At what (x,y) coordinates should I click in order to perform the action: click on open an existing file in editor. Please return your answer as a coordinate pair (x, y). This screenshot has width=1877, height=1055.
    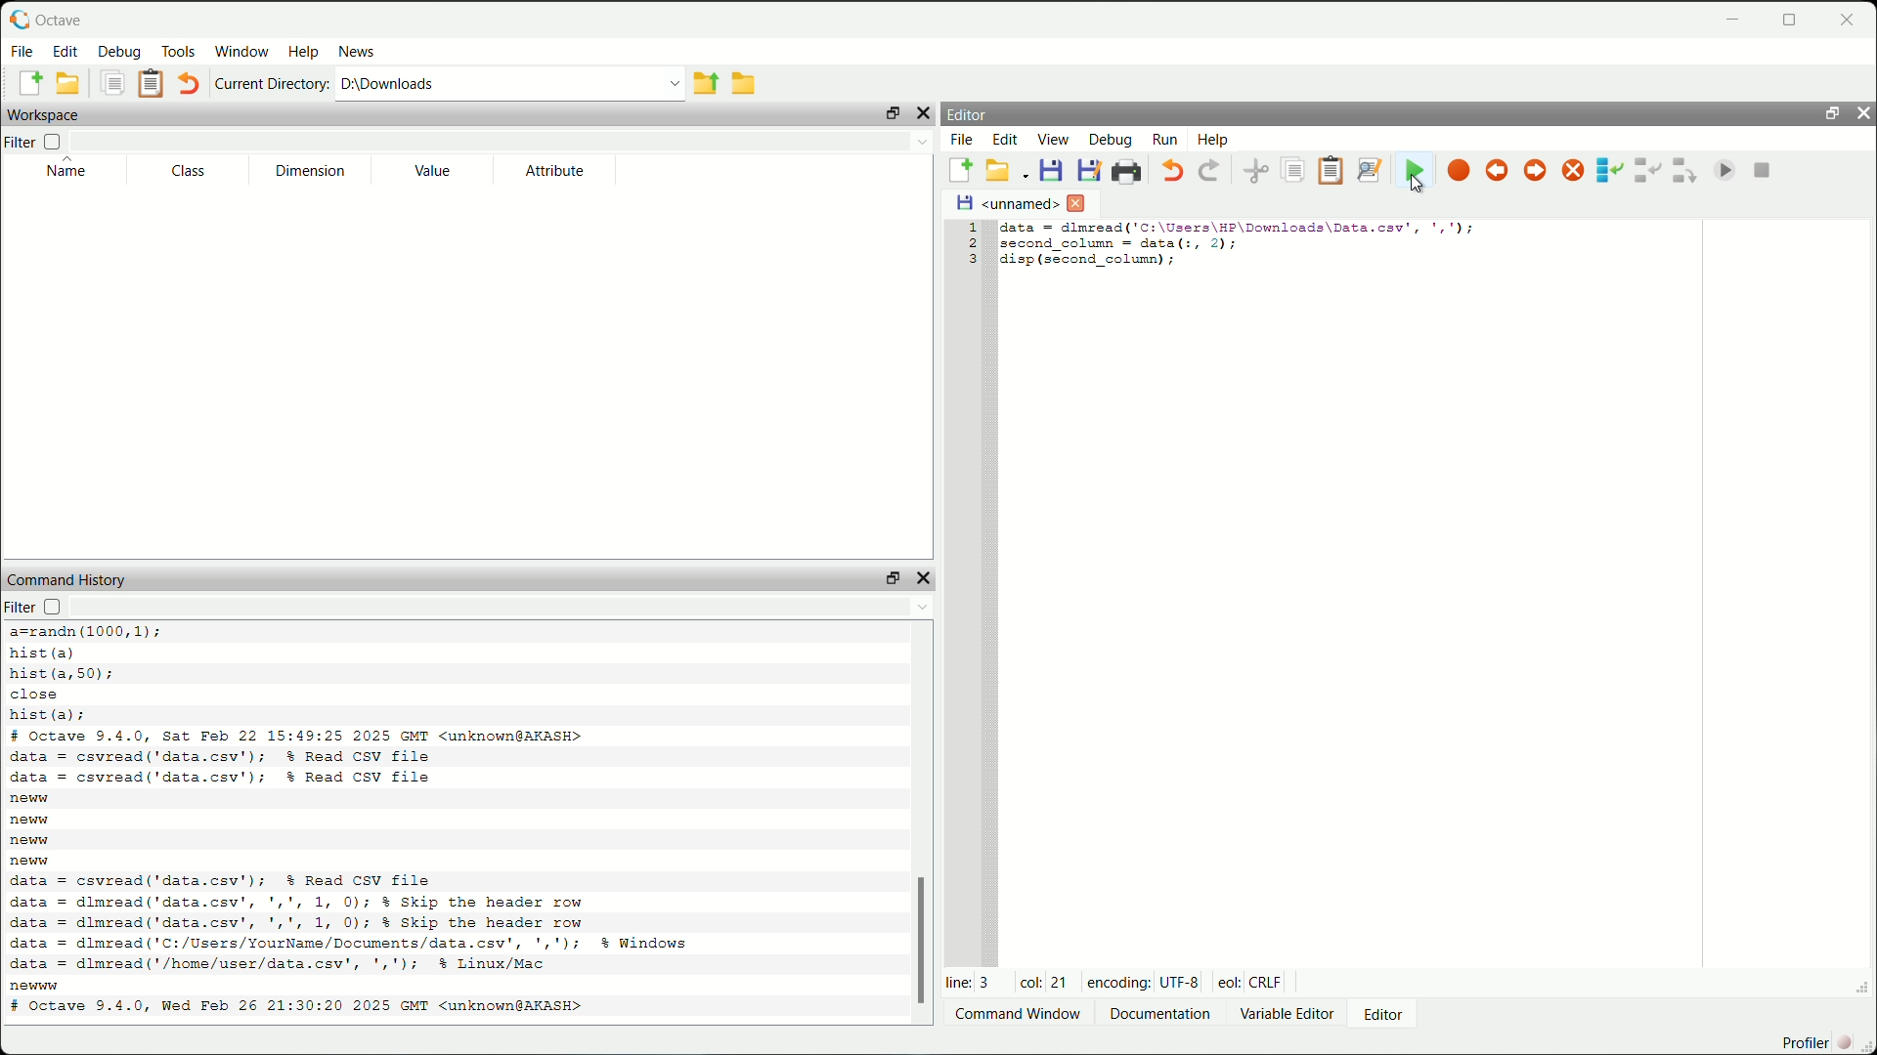
    Looking at the image, I should click on (72, 83).